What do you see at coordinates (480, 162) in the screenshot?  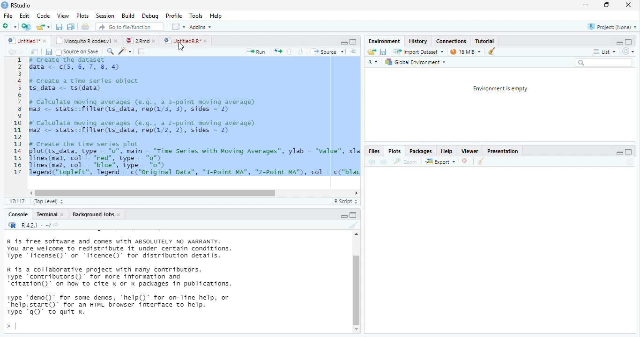 I see `clear` at bounding box center [480, 162].